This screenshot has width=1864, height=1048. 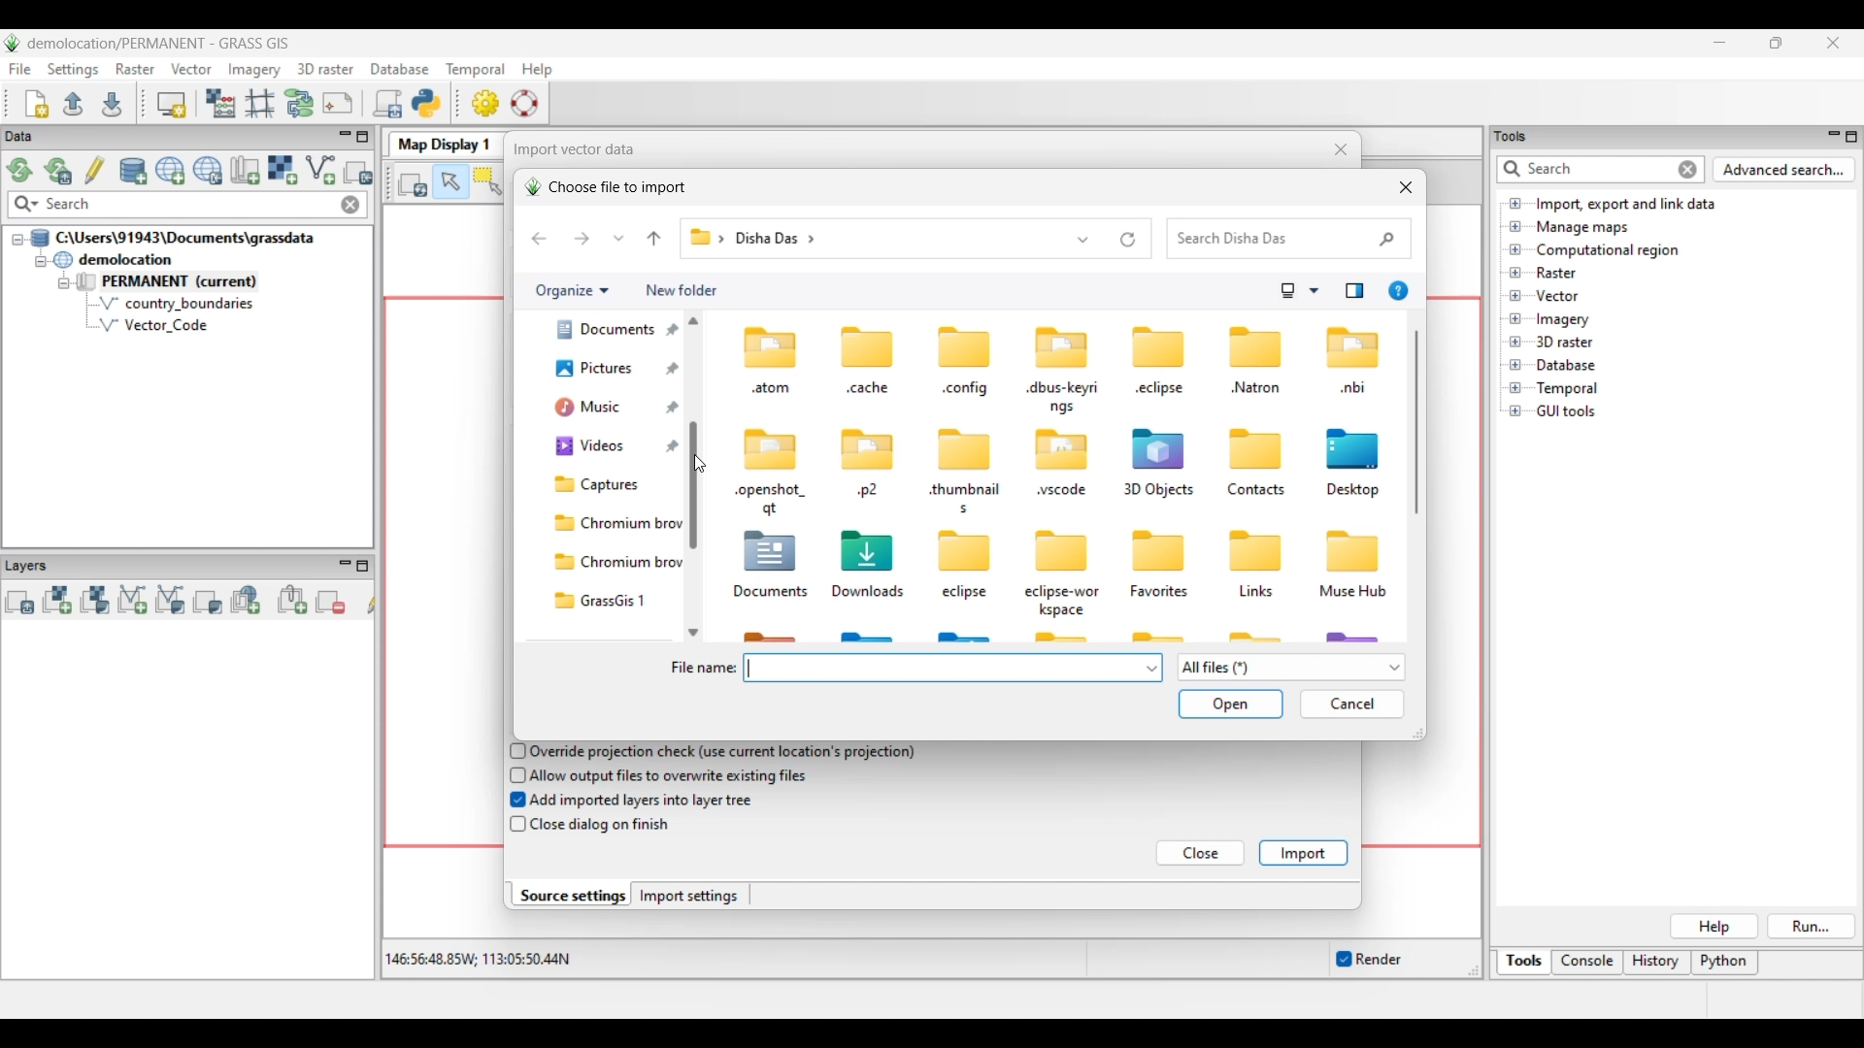 What do you see at coordinates (722, 752) in the screenshot?
I see `Override projection check` at bounding box center [722, 752].